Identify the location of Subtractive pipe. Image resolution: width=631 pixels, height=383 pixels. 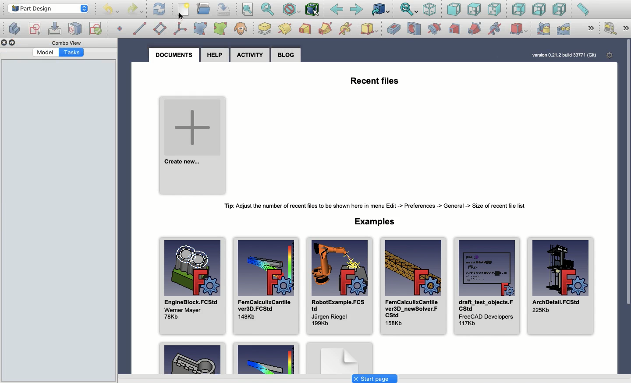
(475, 28).